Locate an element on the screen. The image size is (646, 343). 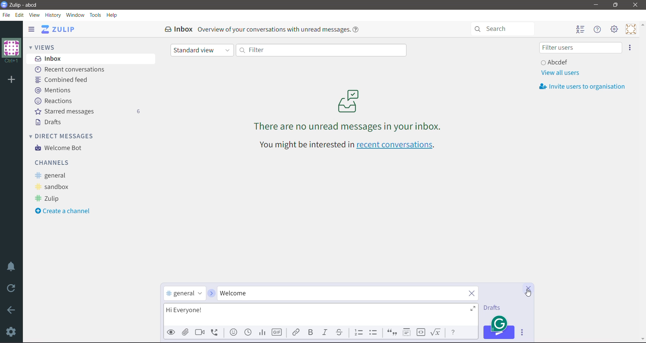
Enable Do Not Disturb is located at coordinates (11, 266).